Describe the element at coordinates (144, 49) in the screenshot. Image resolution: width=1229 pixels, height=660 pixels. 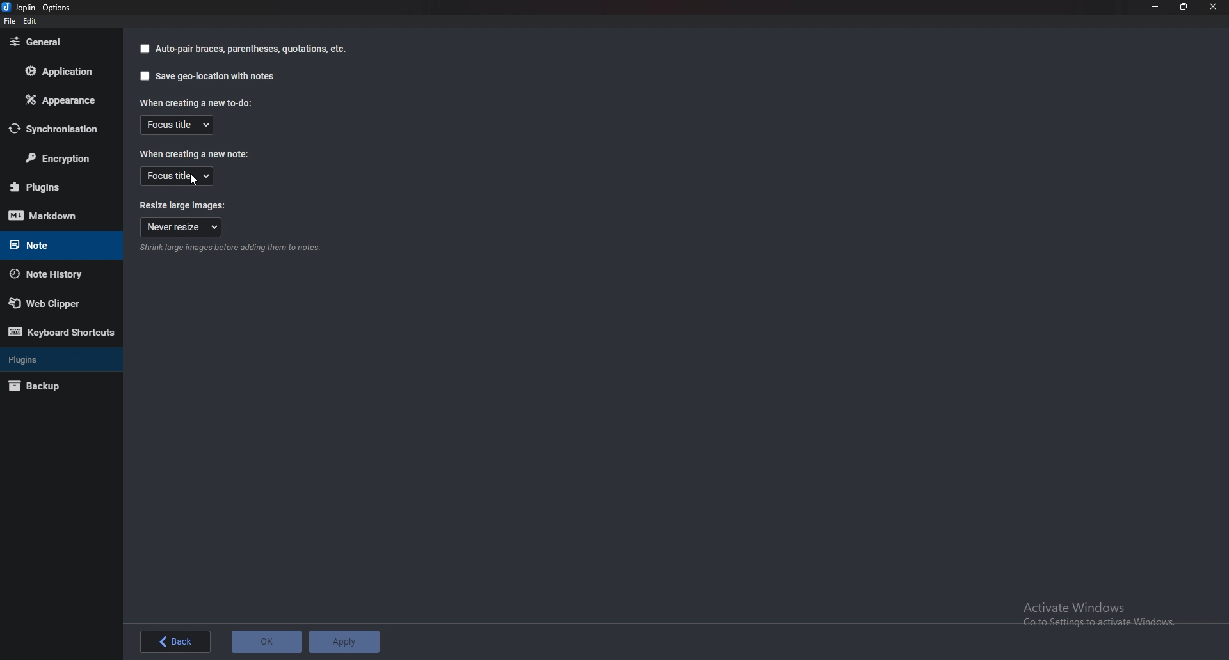
I see `Checkbox ` at that location.